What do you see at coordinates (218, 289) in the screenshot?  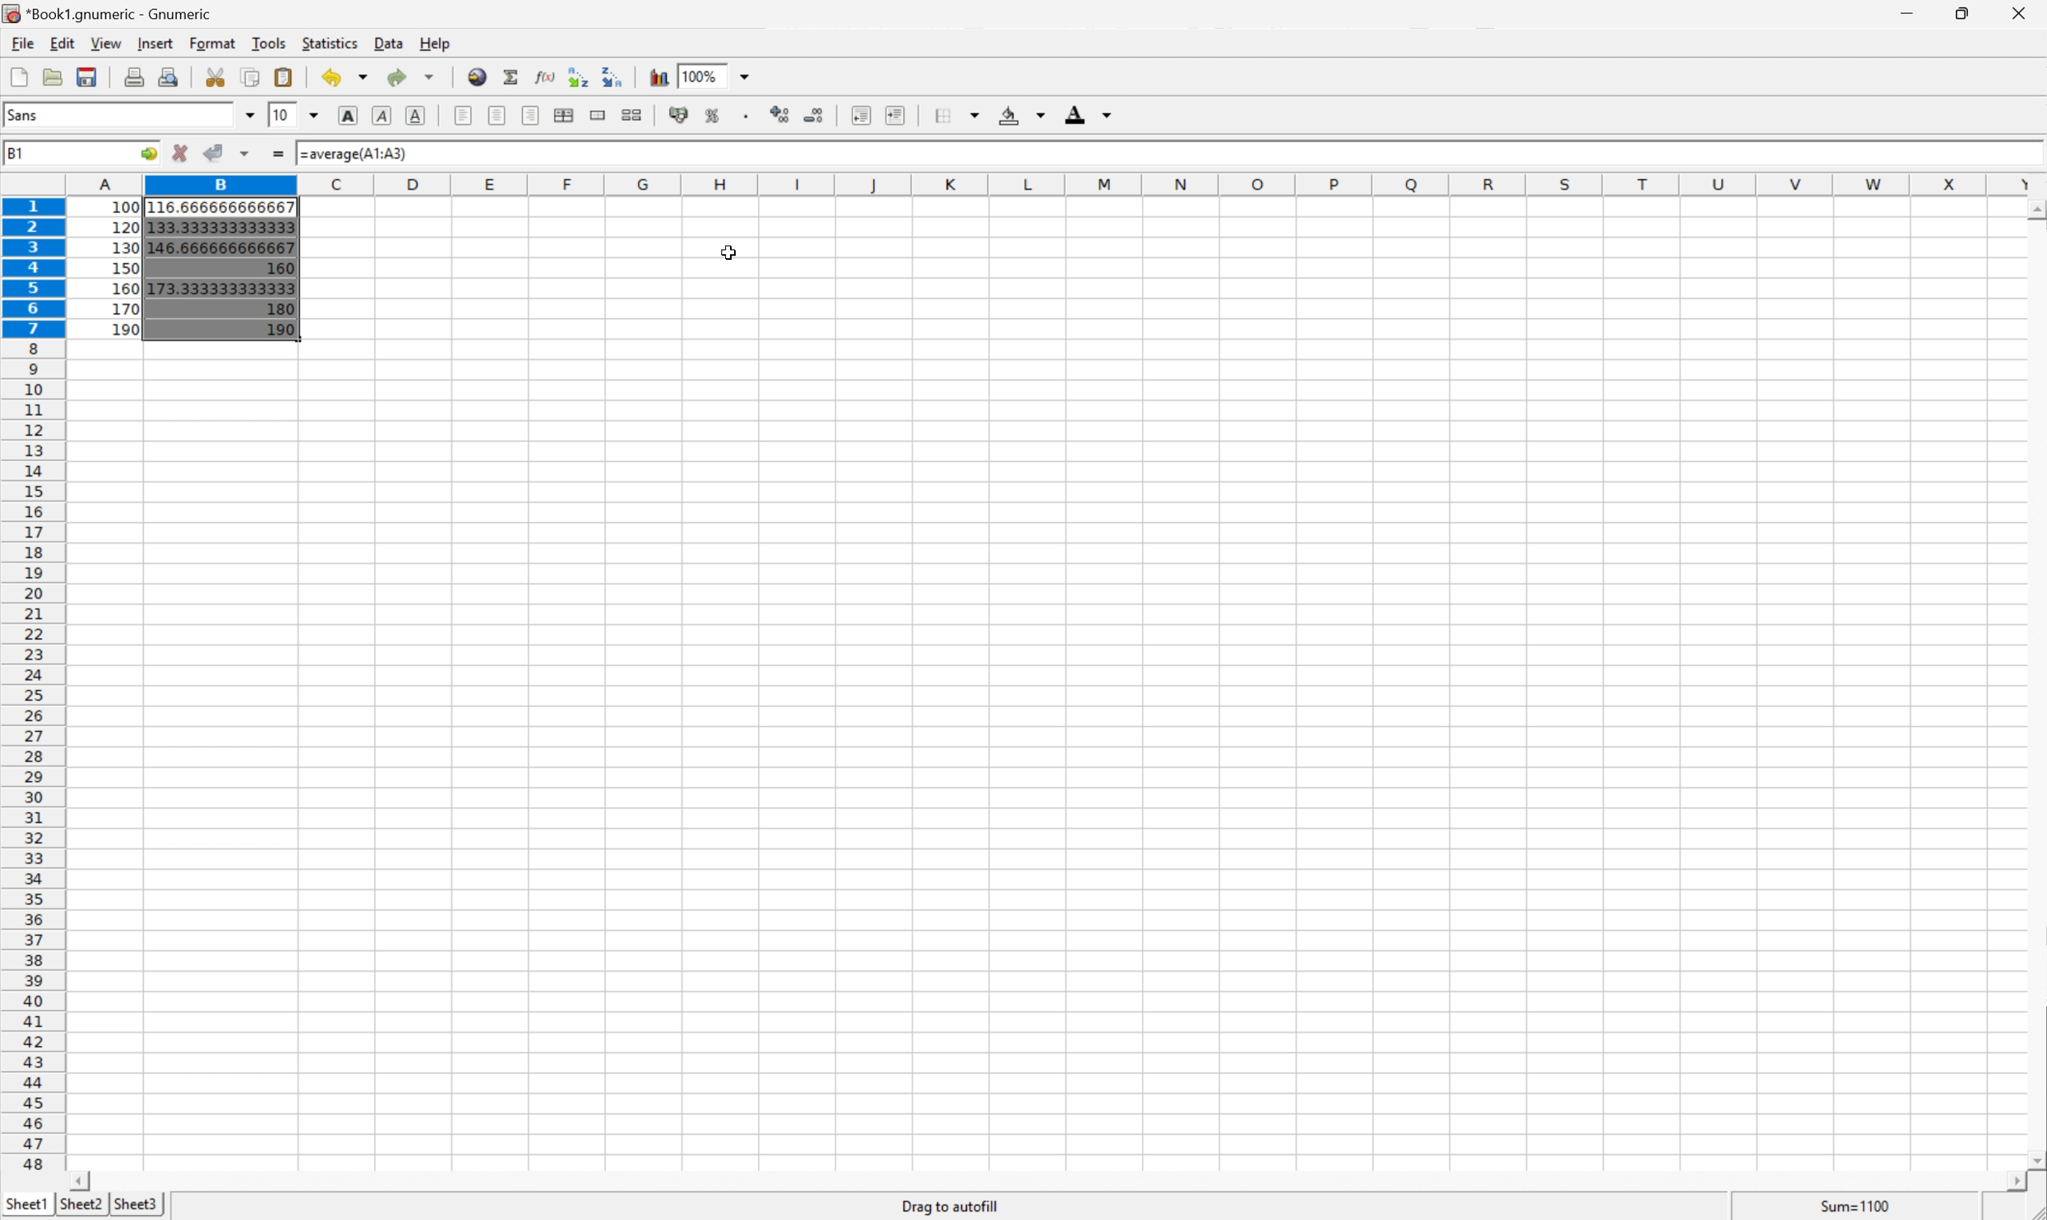 I see `173.333333333333` at bounding box center [218, 289].